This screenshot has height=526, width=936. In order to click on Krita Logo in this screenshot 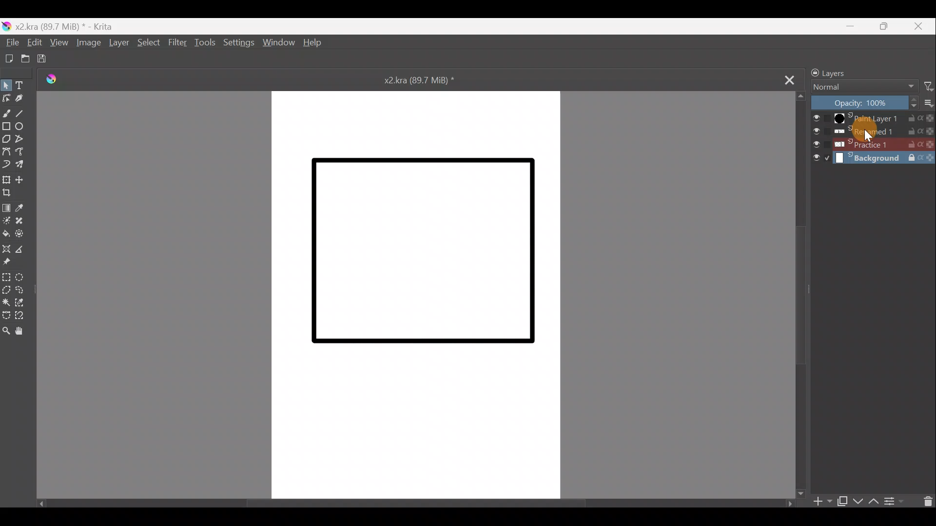, I will do `click(51, 80)`.